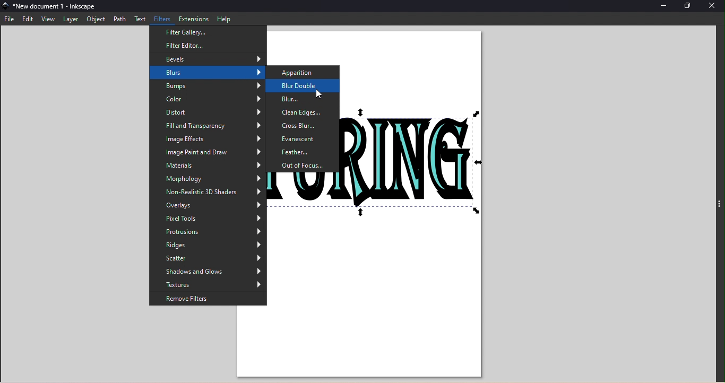 This screenshot has width=725, height=383. What do you see at coordinates (209, 194) in the screenshot?
I see `Non-realistic 3D shaders` at bounding box center [209, 194].